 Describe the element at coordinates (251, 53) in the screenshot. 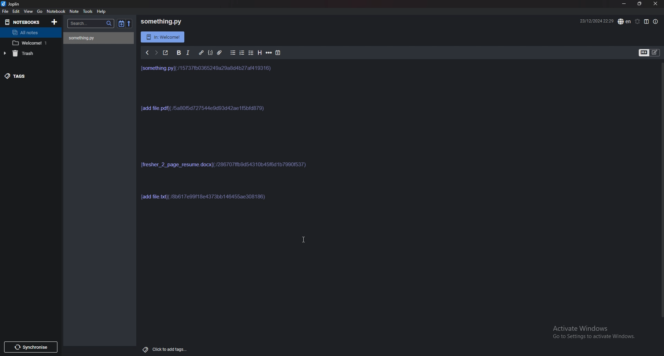

I see `Checkbox` at that location.